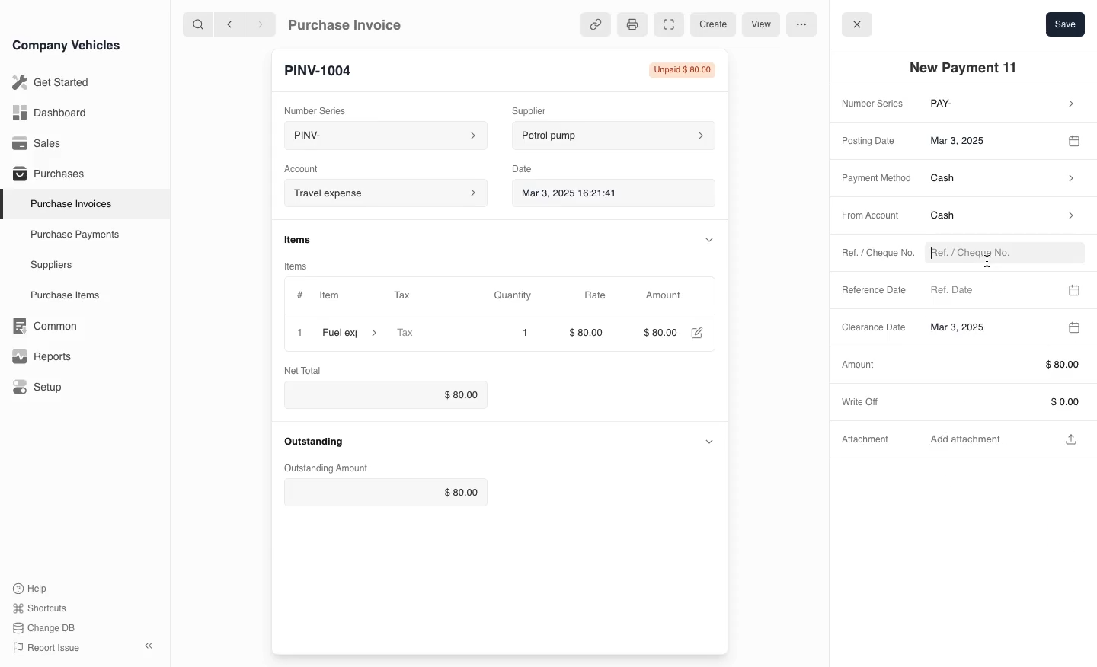  What do you see at coordinates (41, 326) in the screenshot?
I see `Common` at bounding box center [41, 326].